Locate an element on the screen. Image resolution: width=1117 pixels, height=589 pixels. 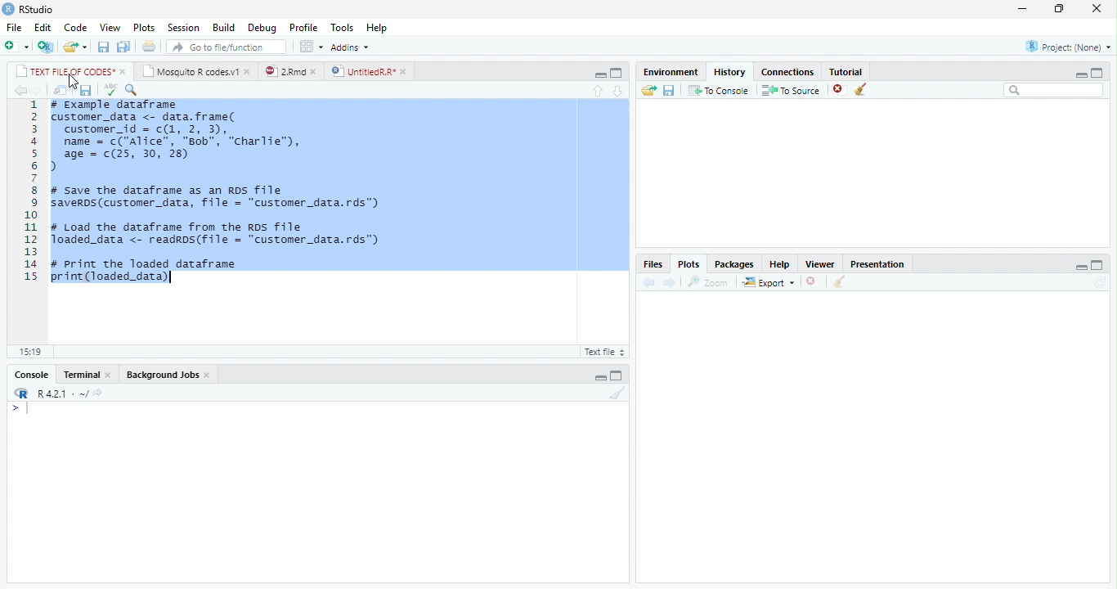
forward is located at coordinates (38, 91).